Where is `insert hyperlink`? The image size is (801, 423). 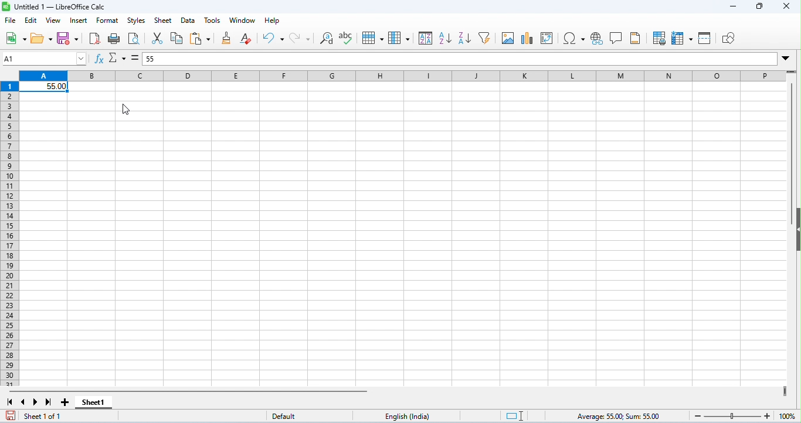
insert hyperlink is located at coordinates (598, 39).